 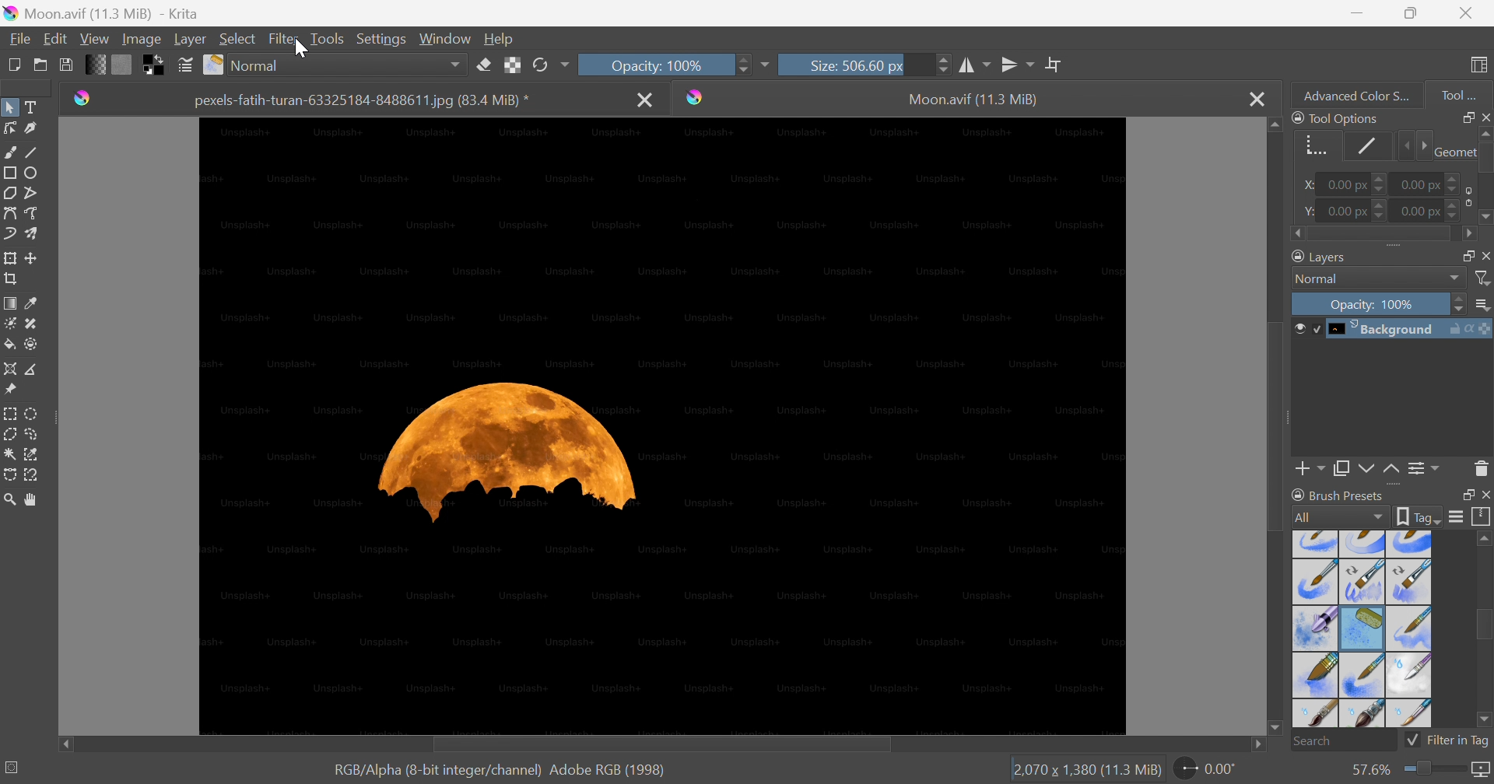 I want to click on cursor, so click(x=303, y=49).